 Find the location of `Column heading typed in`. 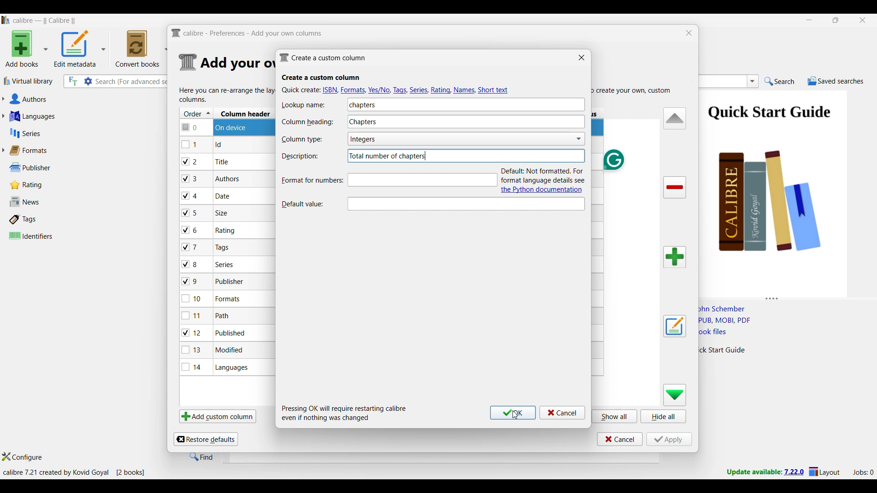

Column heading typed in is located at coordinates (419, 120).